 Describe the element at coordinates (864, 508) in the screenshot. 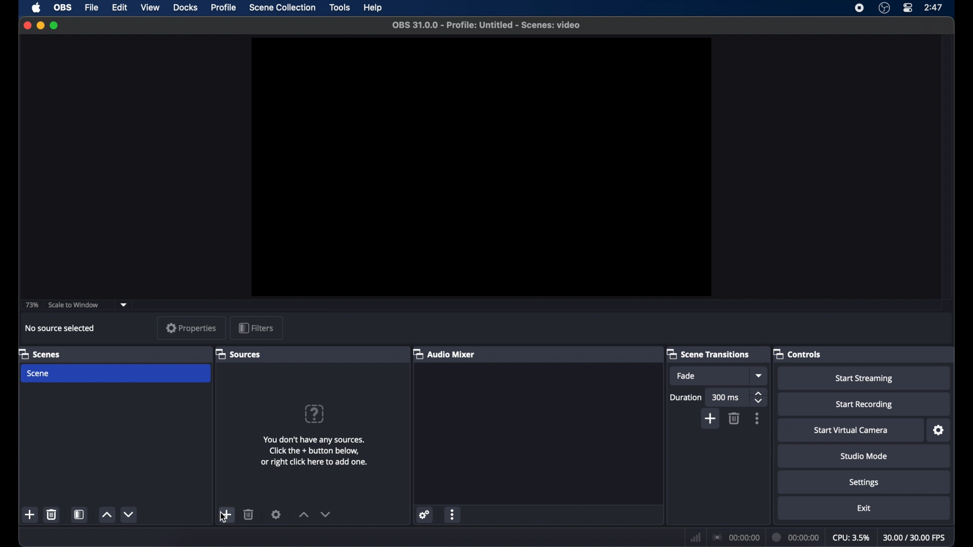

I see `exit ` at that location.